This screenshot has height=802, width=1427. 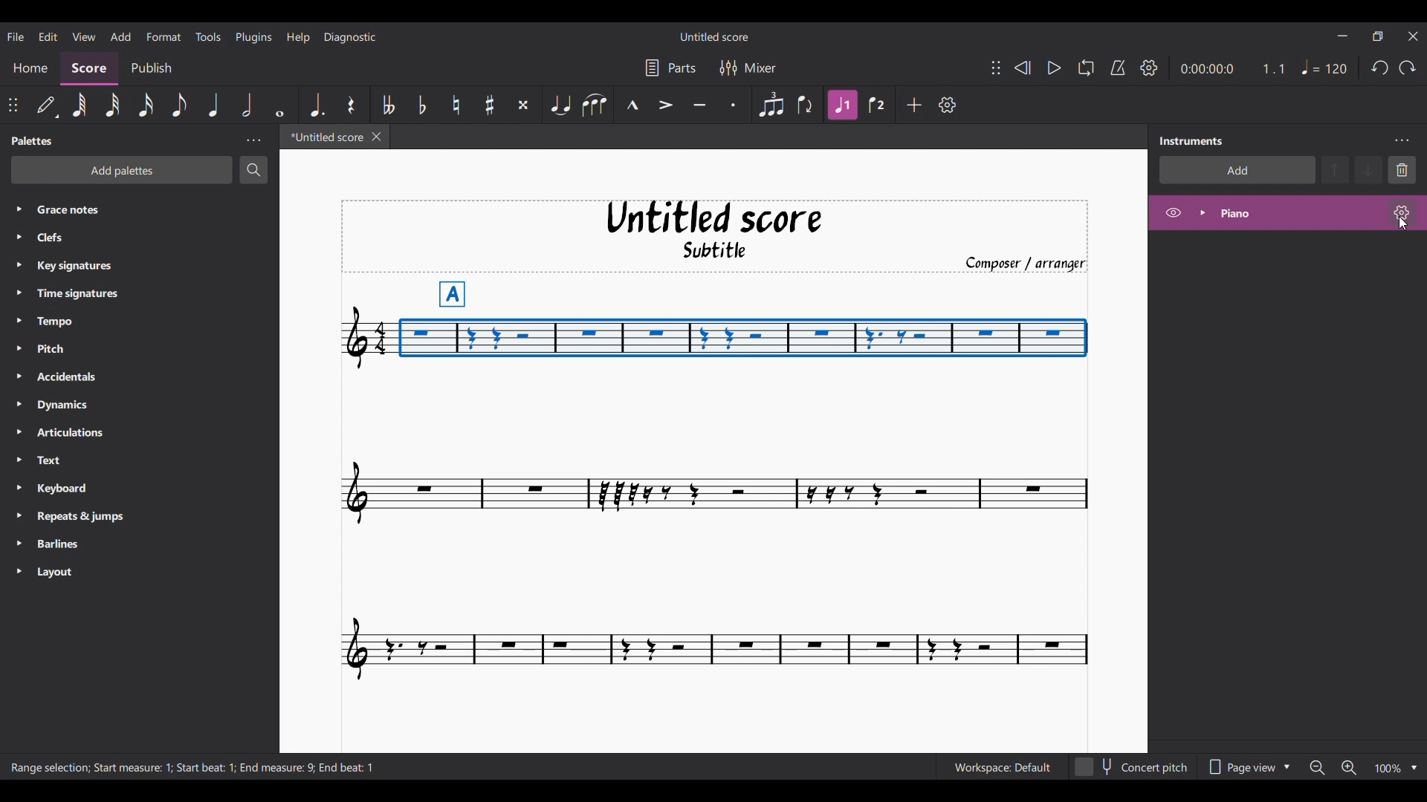 What do you see at coordinates (523, 105) in the screenshot?
I see `Toggle double sharp` at bounding box center [523, 105].